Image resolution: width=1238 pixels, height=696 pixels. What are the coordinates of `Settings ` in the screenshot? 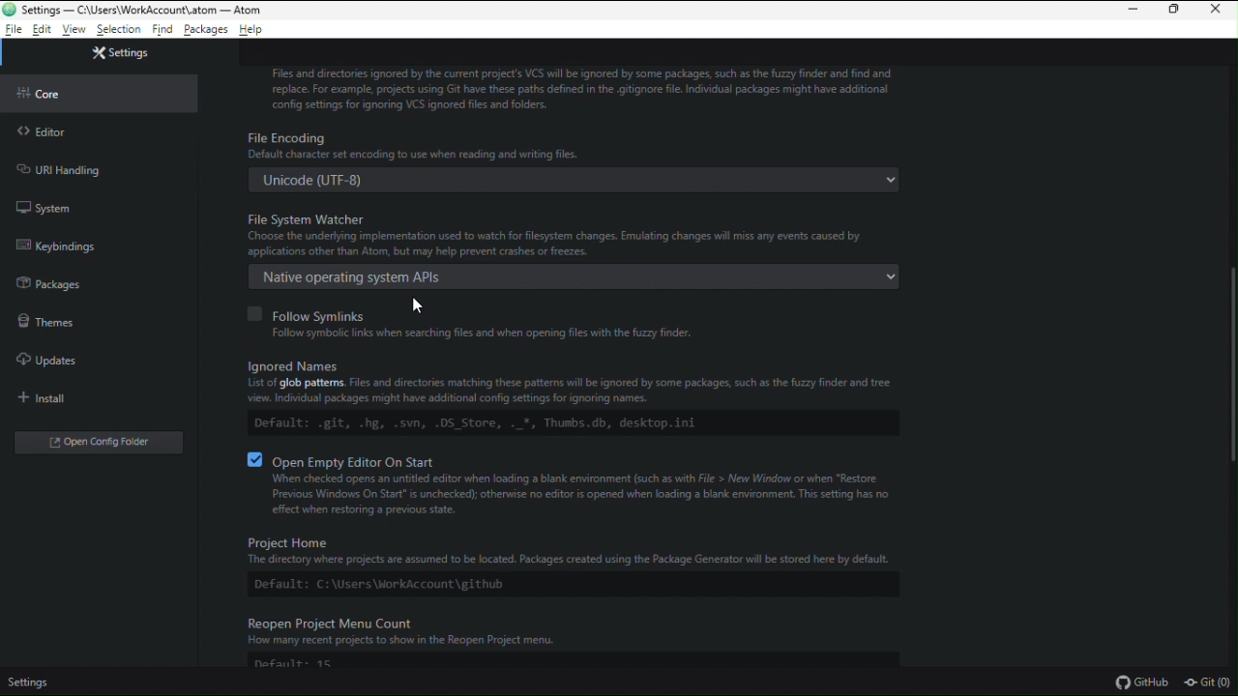 It's located at (29, 684).